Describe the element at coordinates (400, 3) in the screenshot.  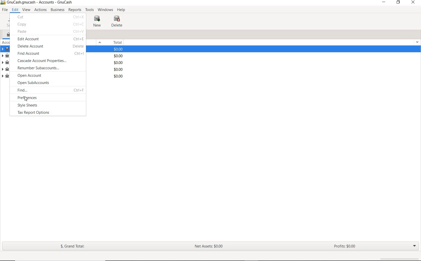
I see `RESTORE DOWN` at that location.